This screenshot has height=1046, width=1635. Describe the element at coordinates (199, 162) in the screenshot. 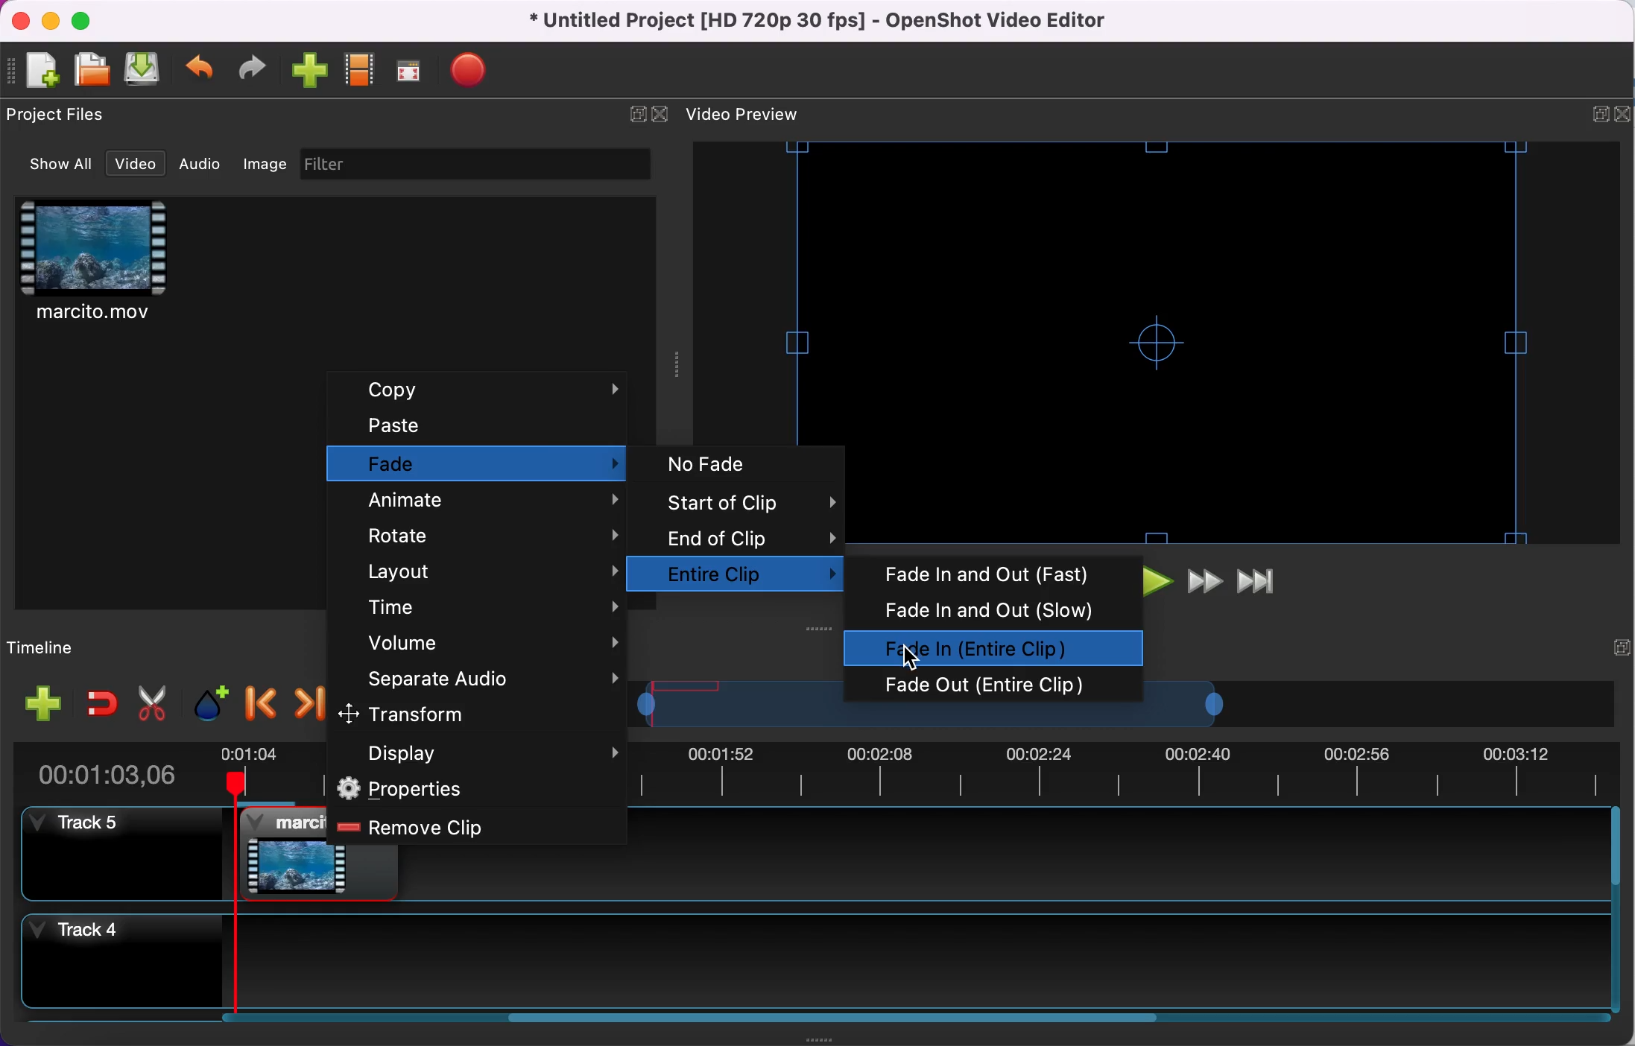

I see `audio` at that location.